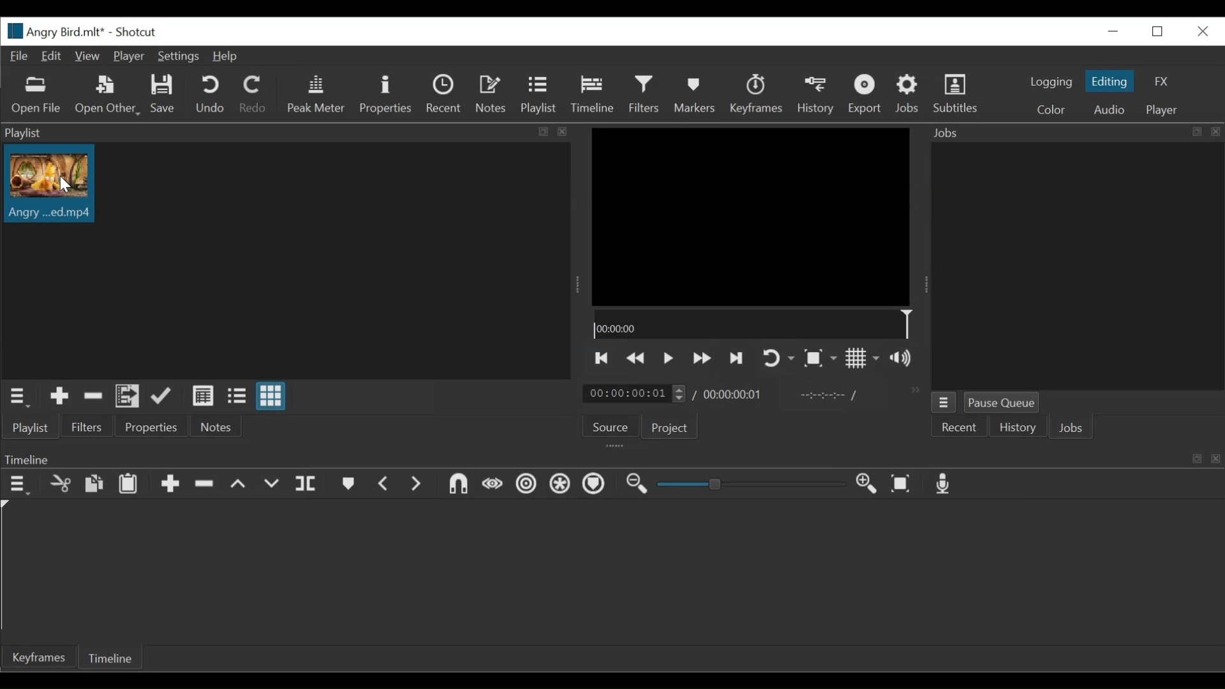 The image size is (1225, 689). I want to click on Filters, so click(645, 93).